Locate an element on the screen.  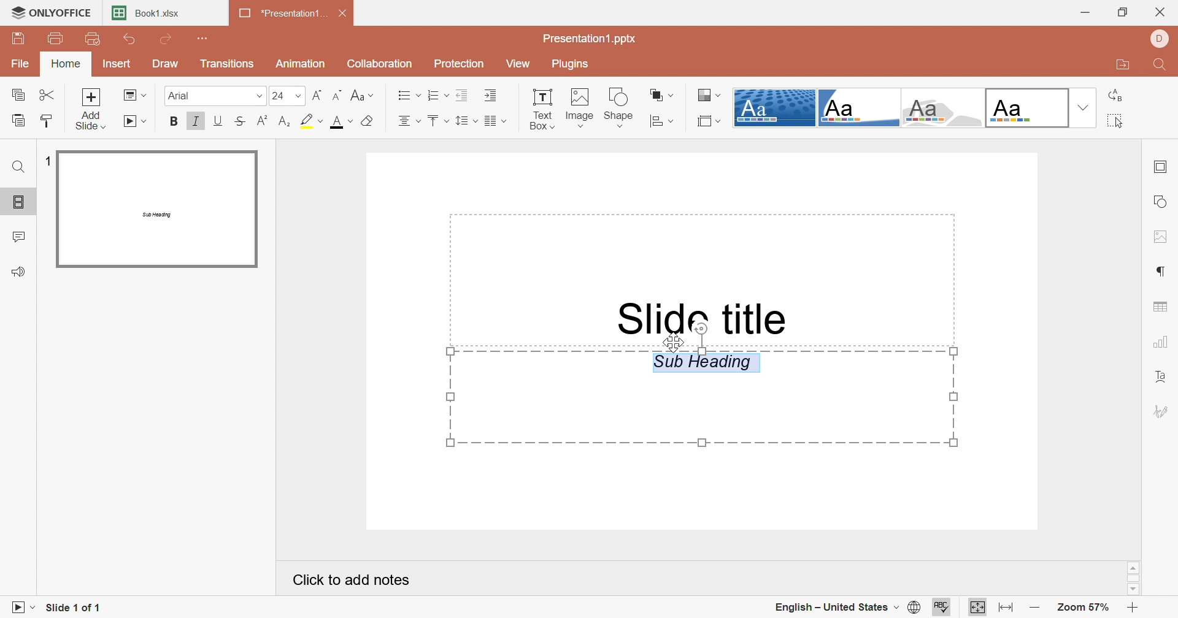
Animation is located at coordinates (302, 64).